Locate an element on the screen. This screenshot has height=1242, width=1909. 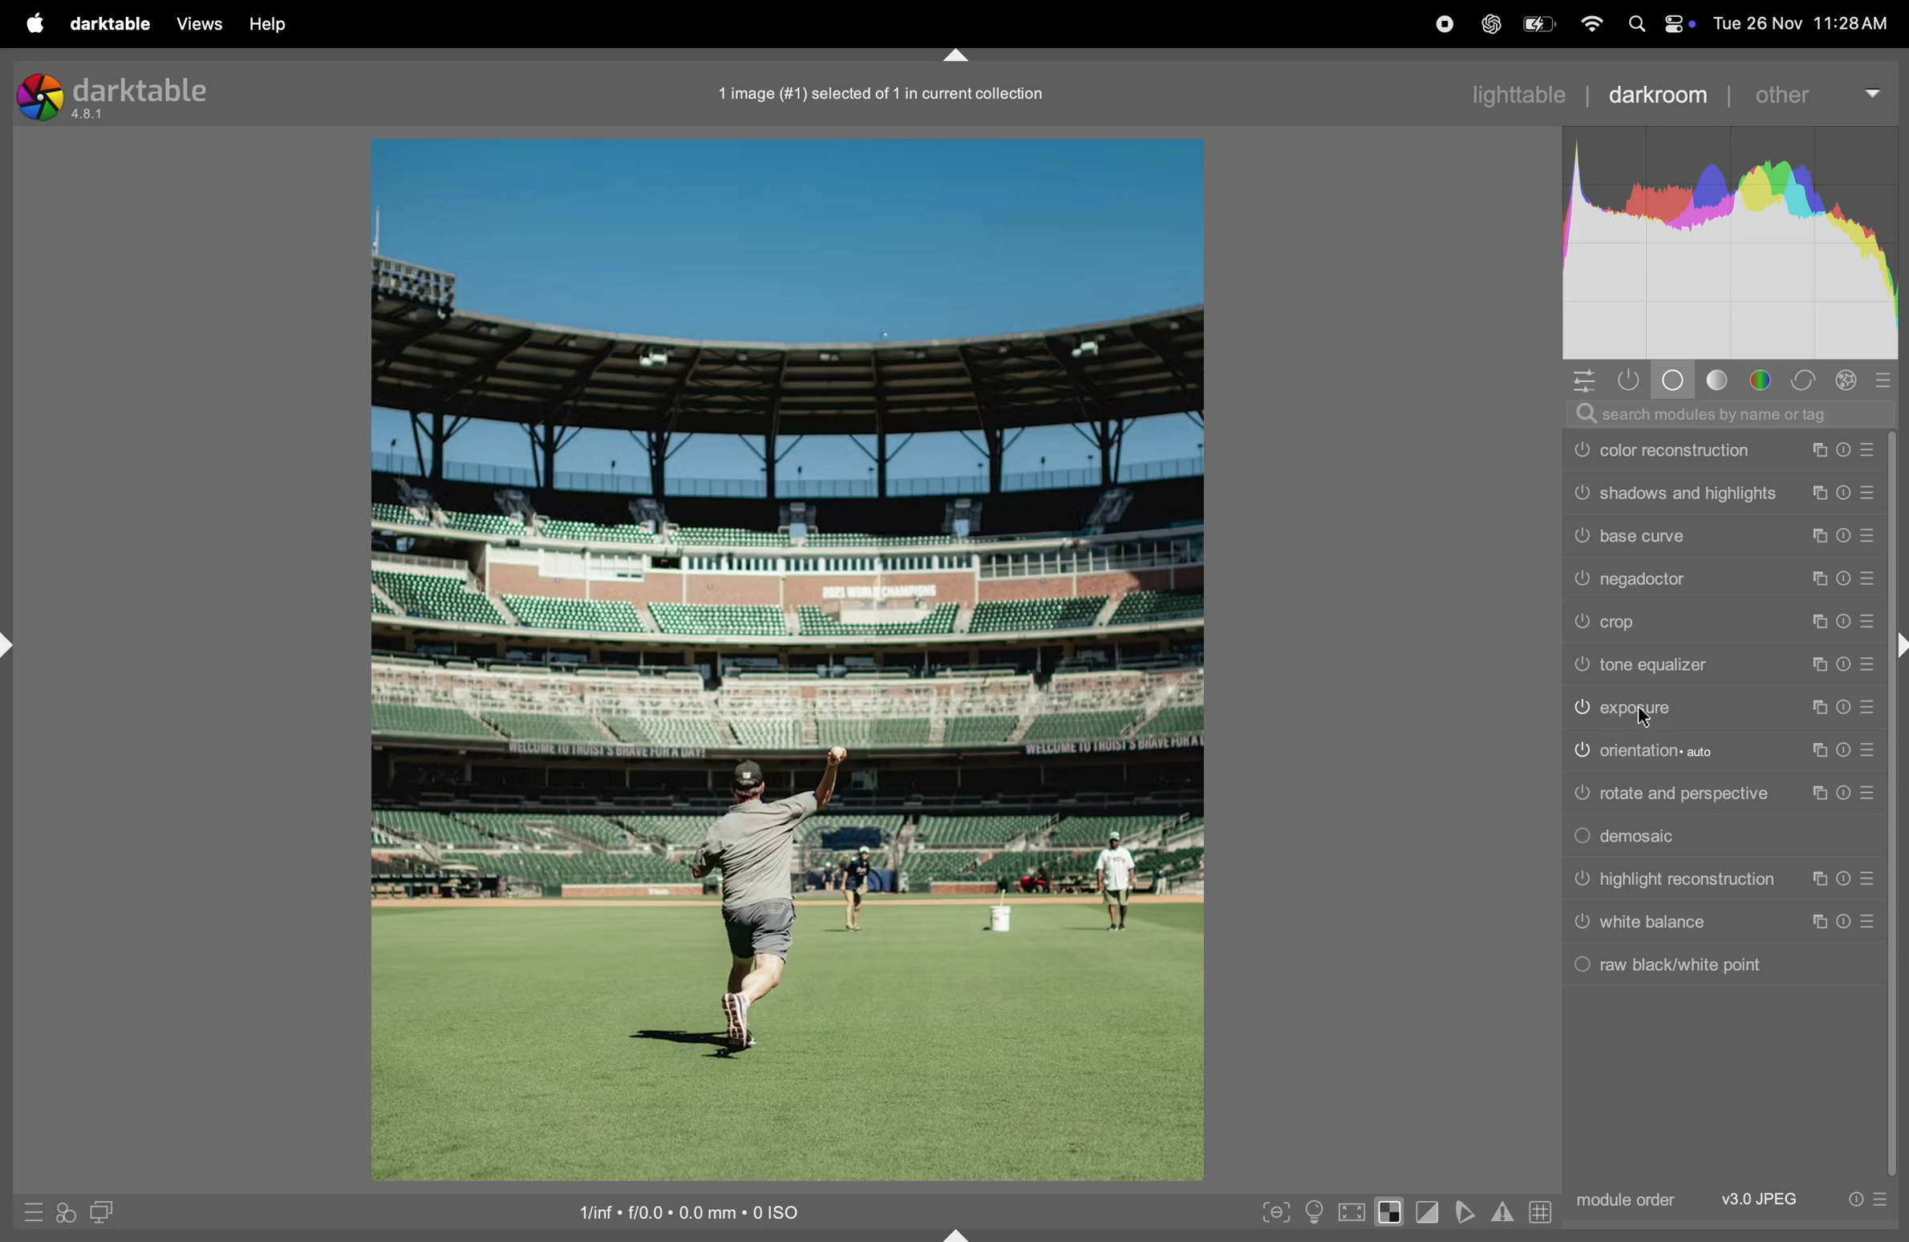
reset presets is located at coordinates (1844, 750).